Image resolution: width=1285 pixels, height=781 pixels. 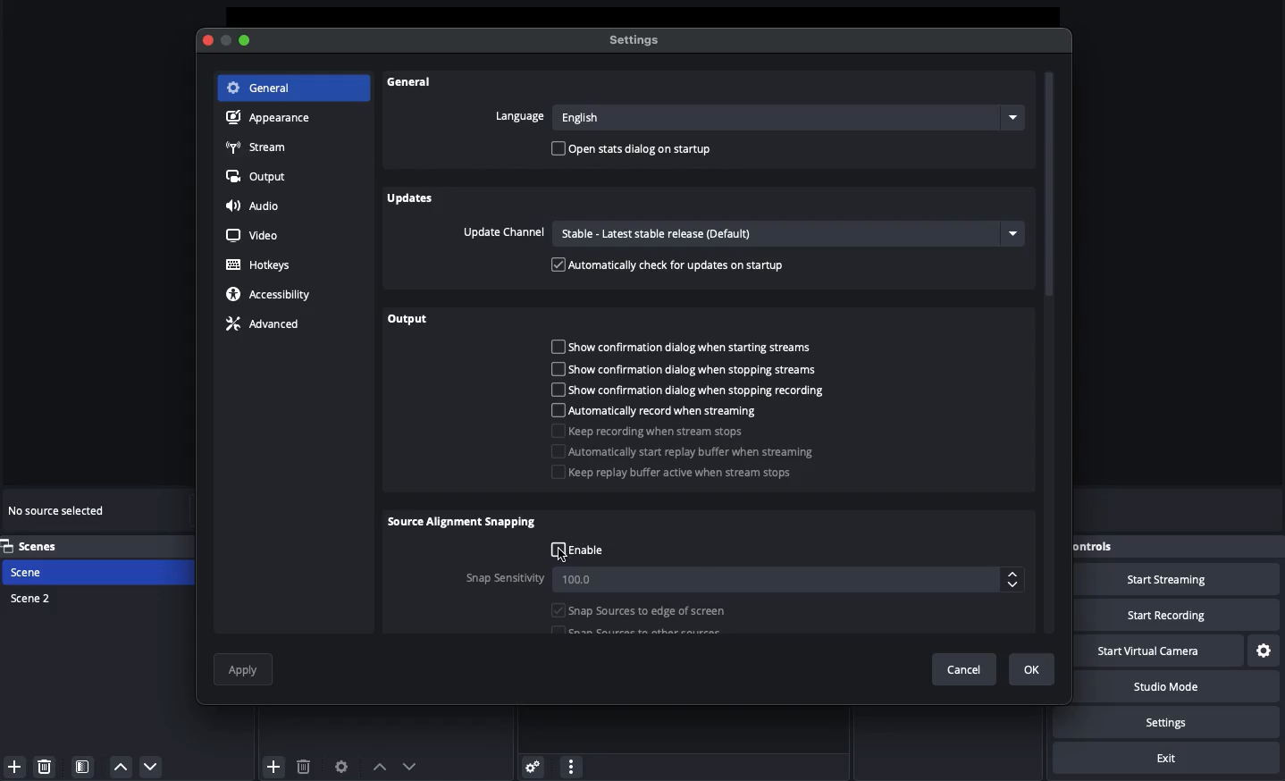 What do you see at coordinates (963, 670) in the screenshot?
I see `Cancel` at bounding box center [963, 670].